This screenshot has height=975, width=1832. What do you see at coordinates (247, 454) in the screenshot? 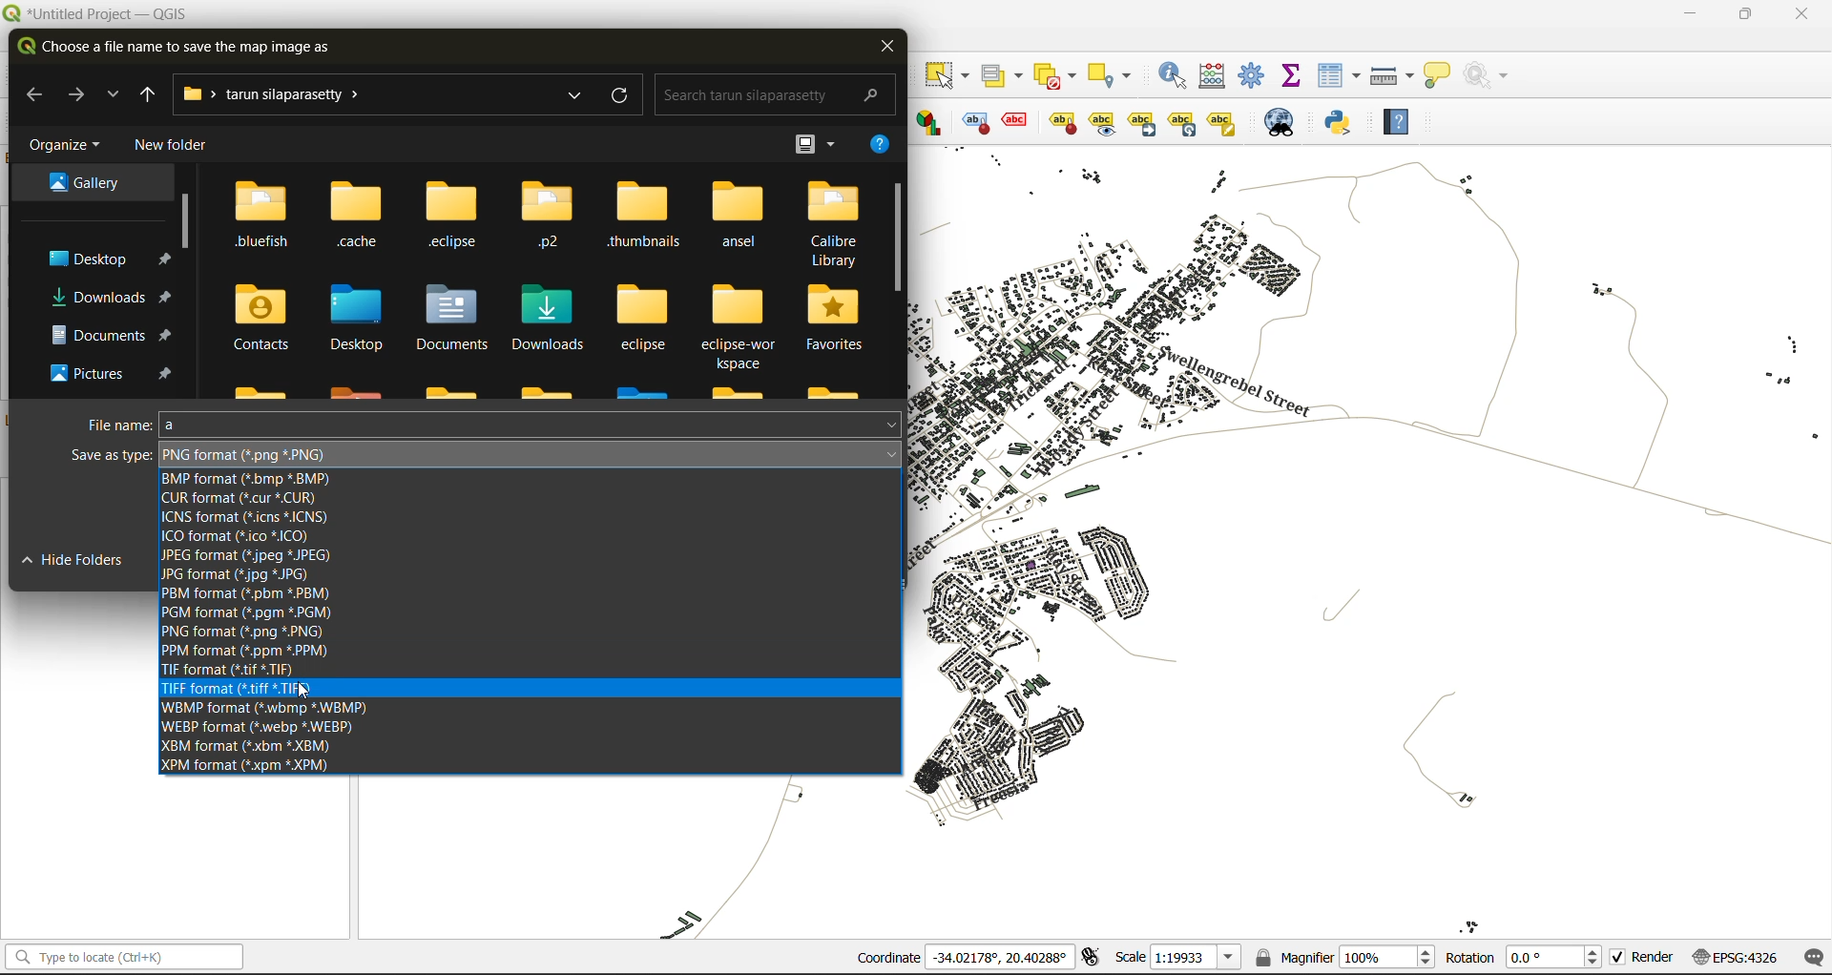
I see `png` at bounding box center [247, 454].